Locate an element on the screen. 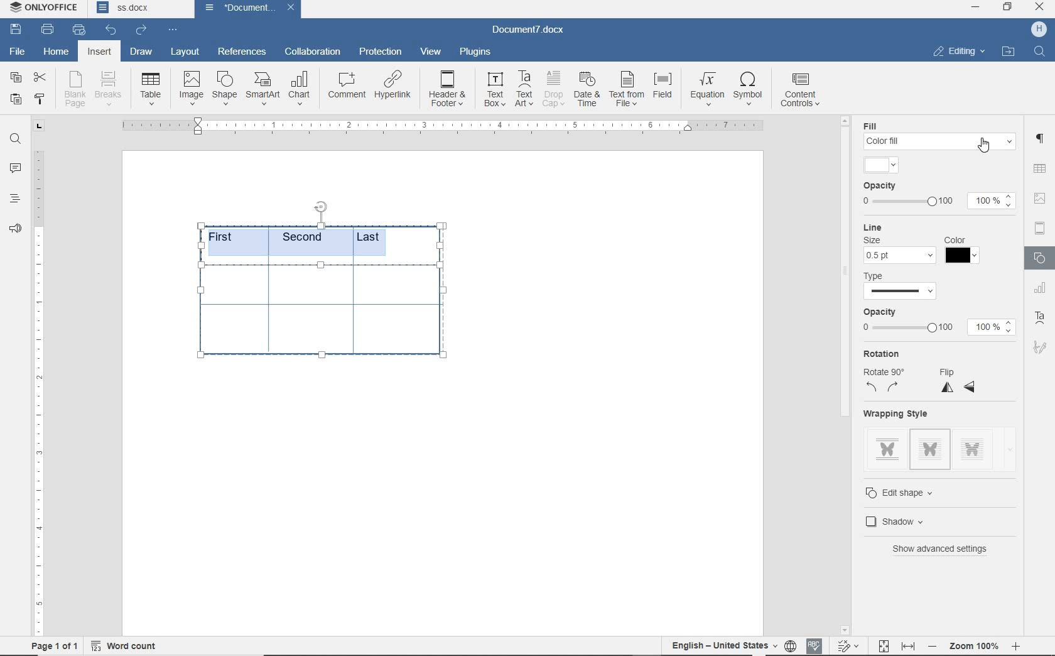 Image resolution: width=1055 pixels, height=656 pixels. set document language is located at coordinates (790, 644).